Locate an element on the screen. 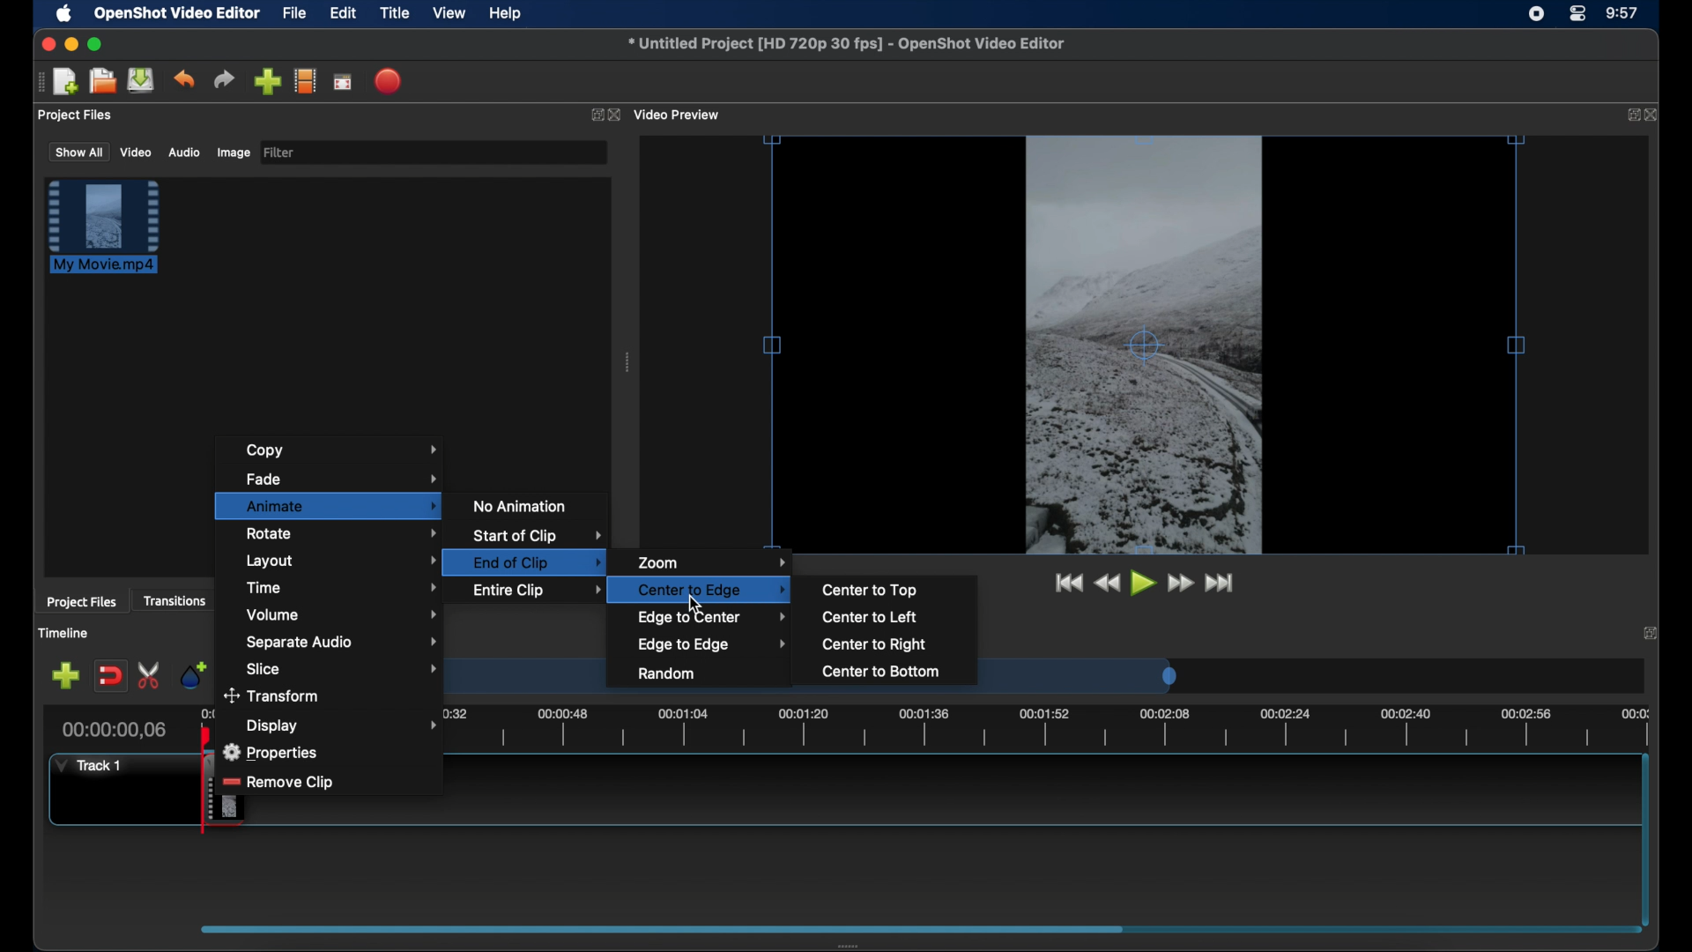 This screenshot has height=952, width=1692. random is located at coordinates (668, 674).